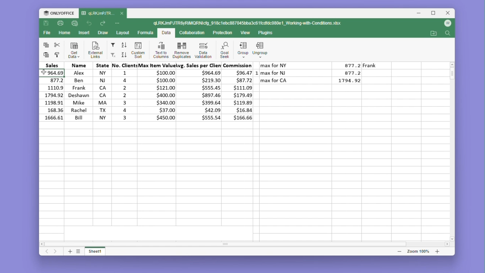 This screenshot has width=485, height=273. What do you see at coordinates (166, 33) in the screenshot?
I see `Data` at bounding box center [166, 33].